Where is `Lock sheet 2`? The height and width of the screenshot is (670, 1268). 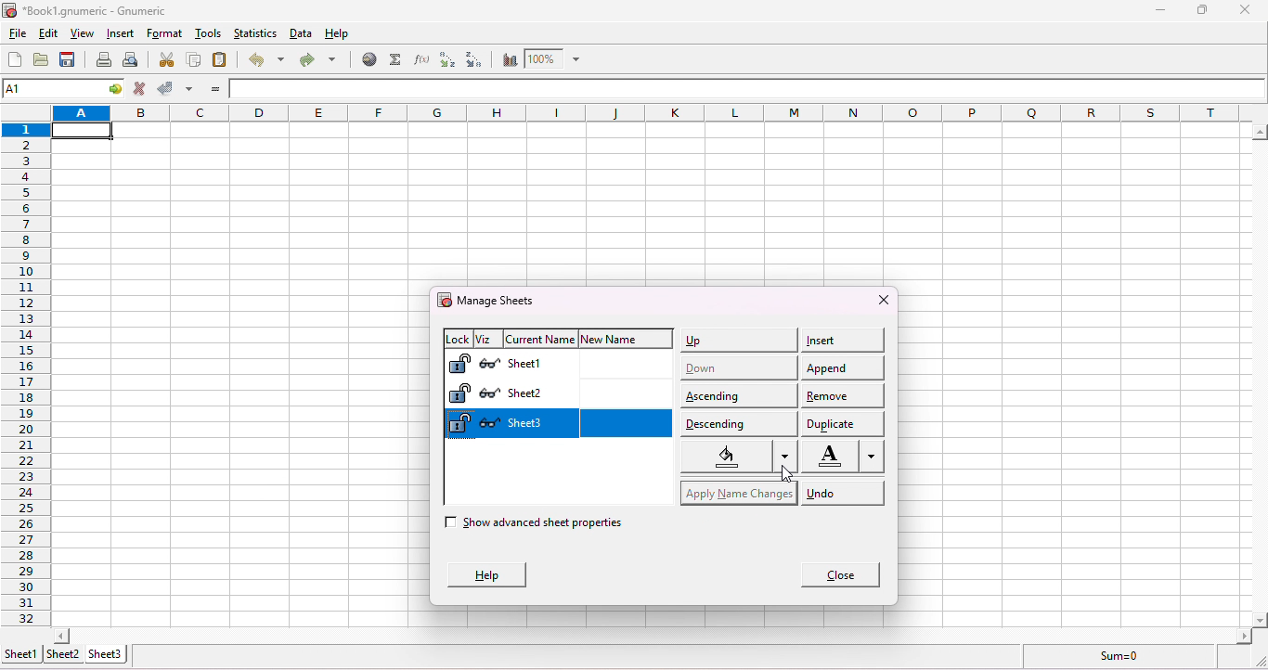 Lock sheet 2 is located at coordinates (459, 393).